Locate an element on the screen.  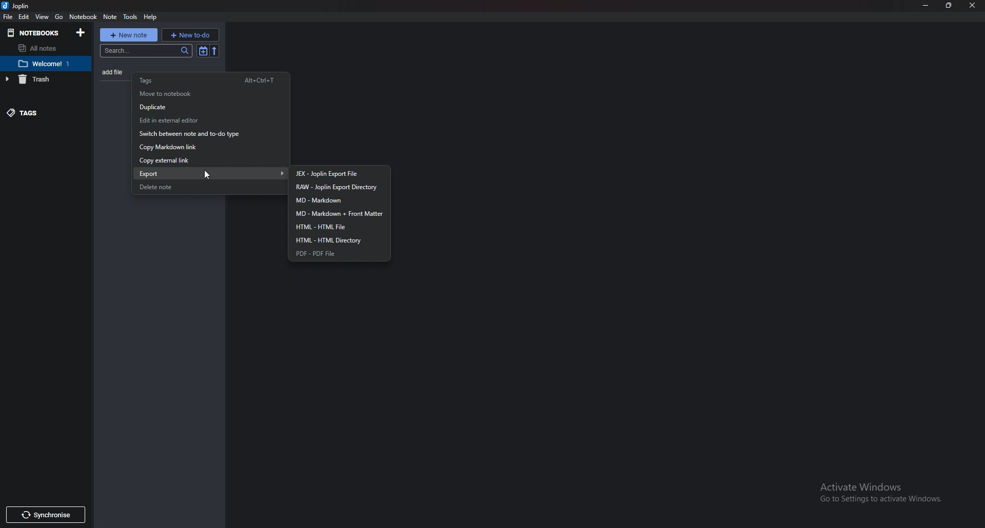
Tags is located at coordinates (38, 112).